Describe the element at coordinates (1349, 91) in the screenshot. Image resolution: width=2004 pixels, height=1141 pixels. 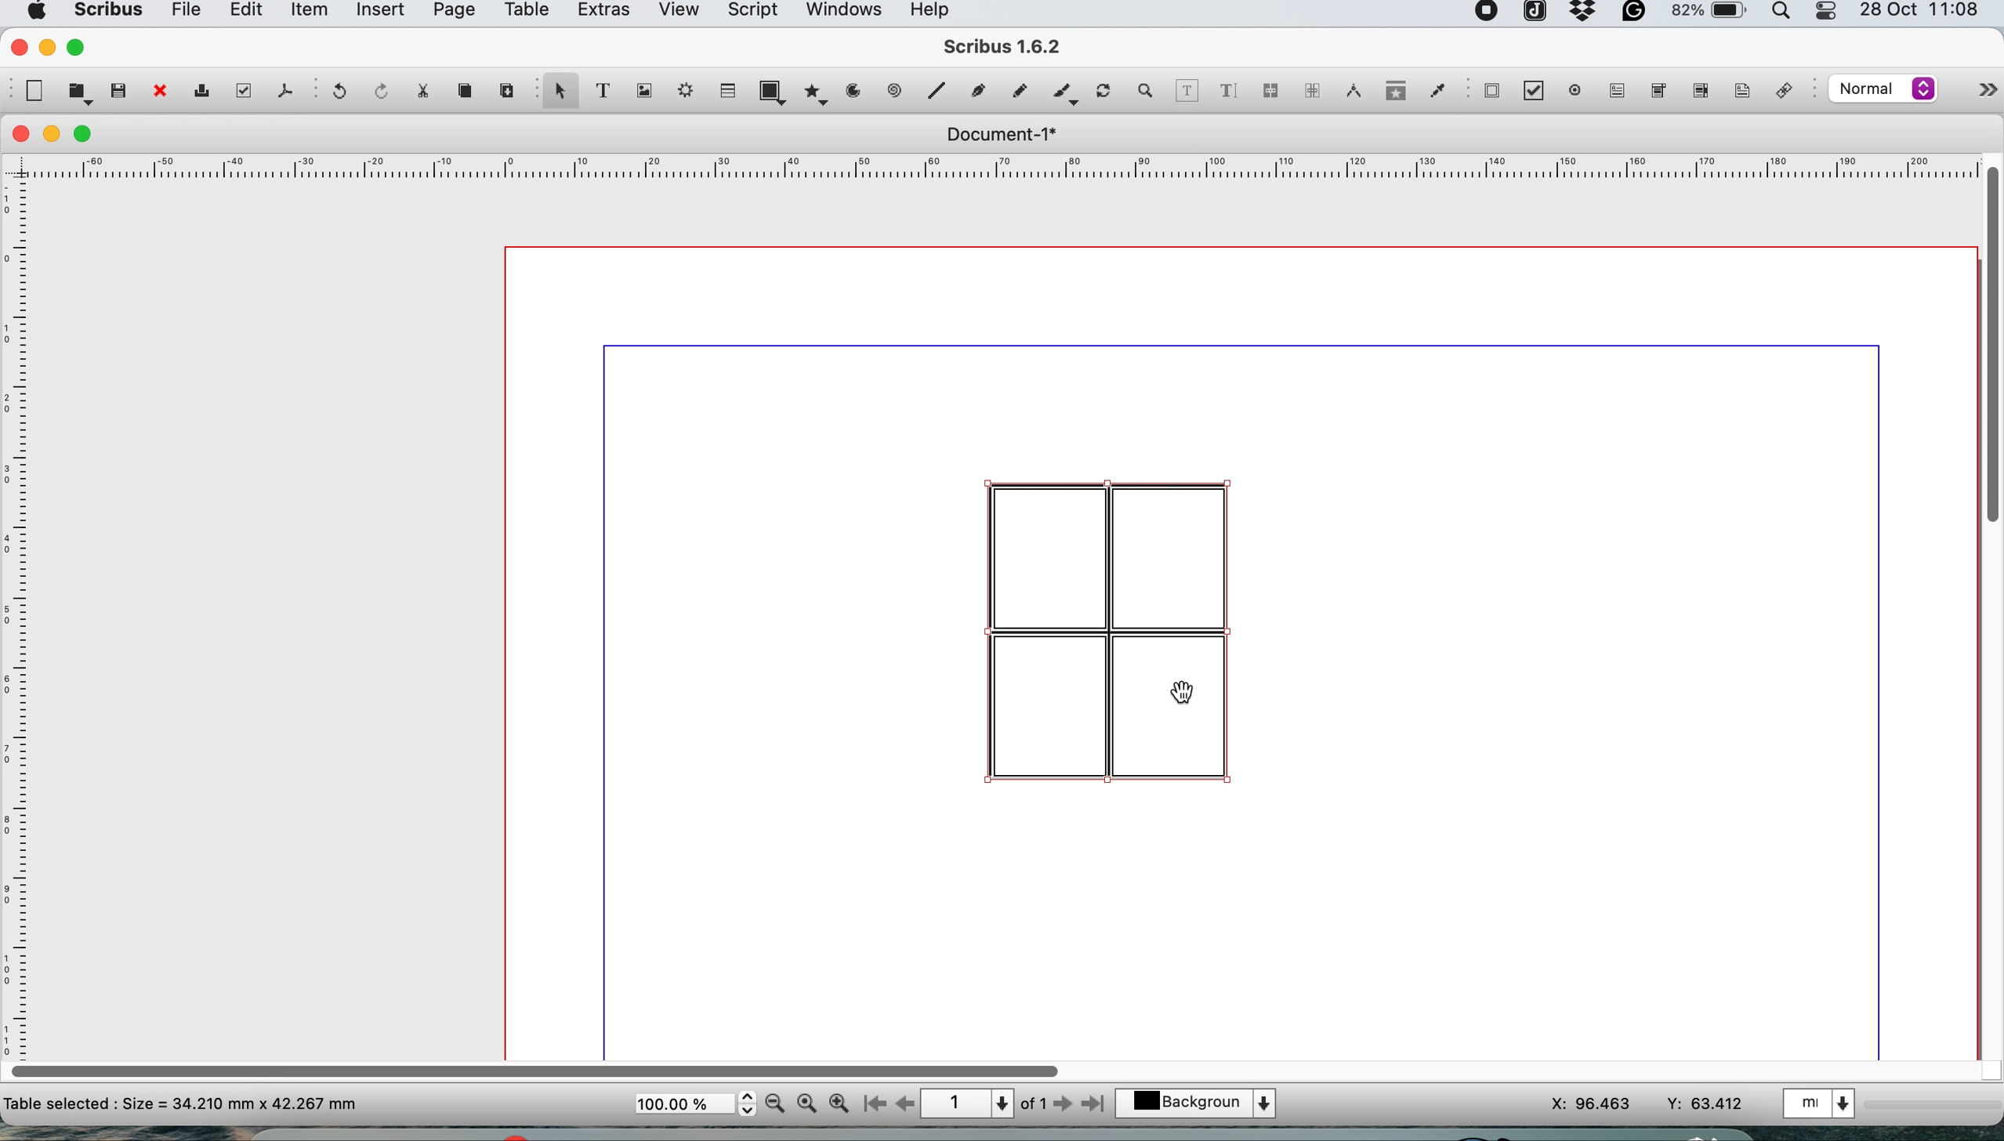
I see `measurements` at that location.